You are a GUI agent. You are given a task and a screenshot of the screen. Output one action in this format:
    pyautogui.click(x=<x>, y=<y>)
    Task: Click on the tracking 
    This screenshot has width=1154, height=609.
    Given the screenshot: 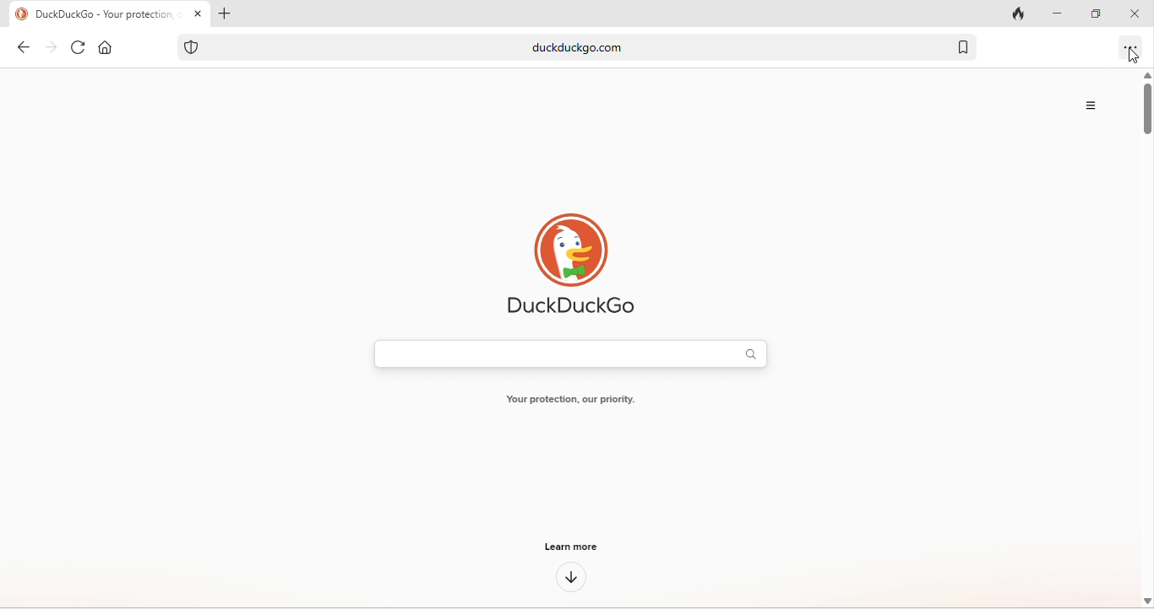 What is the action you would take?
    pyautogui.click(x=192, y=47)
    